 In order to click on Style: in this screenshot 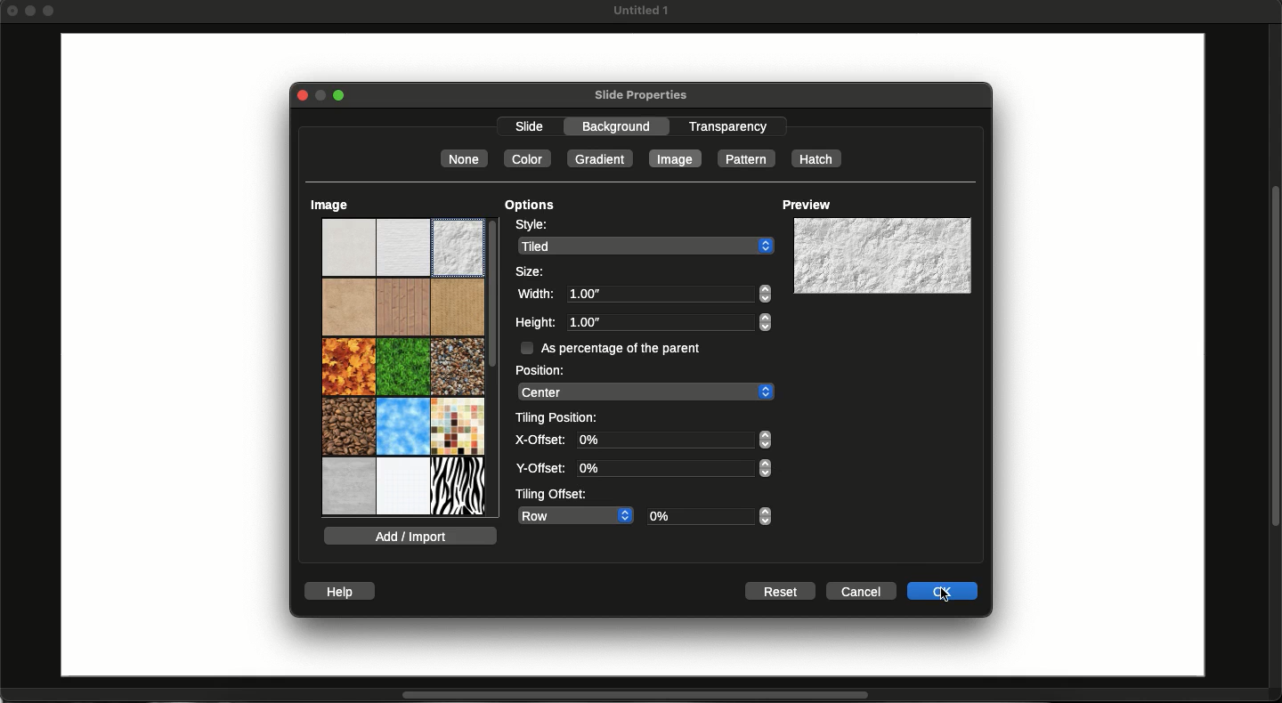, I will do `click(531, 225)`.